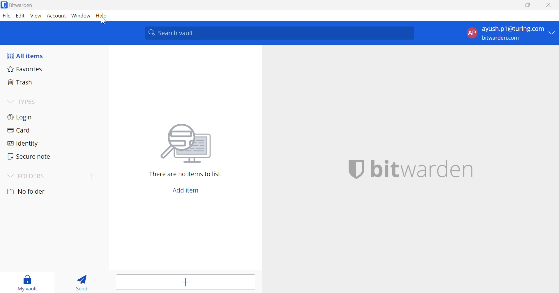 This screenshot has height=293, width=559. What do you see at coordinates (32, 176) in the screenshot?
I see `FOLDERS` at bounding box center [32, 176].